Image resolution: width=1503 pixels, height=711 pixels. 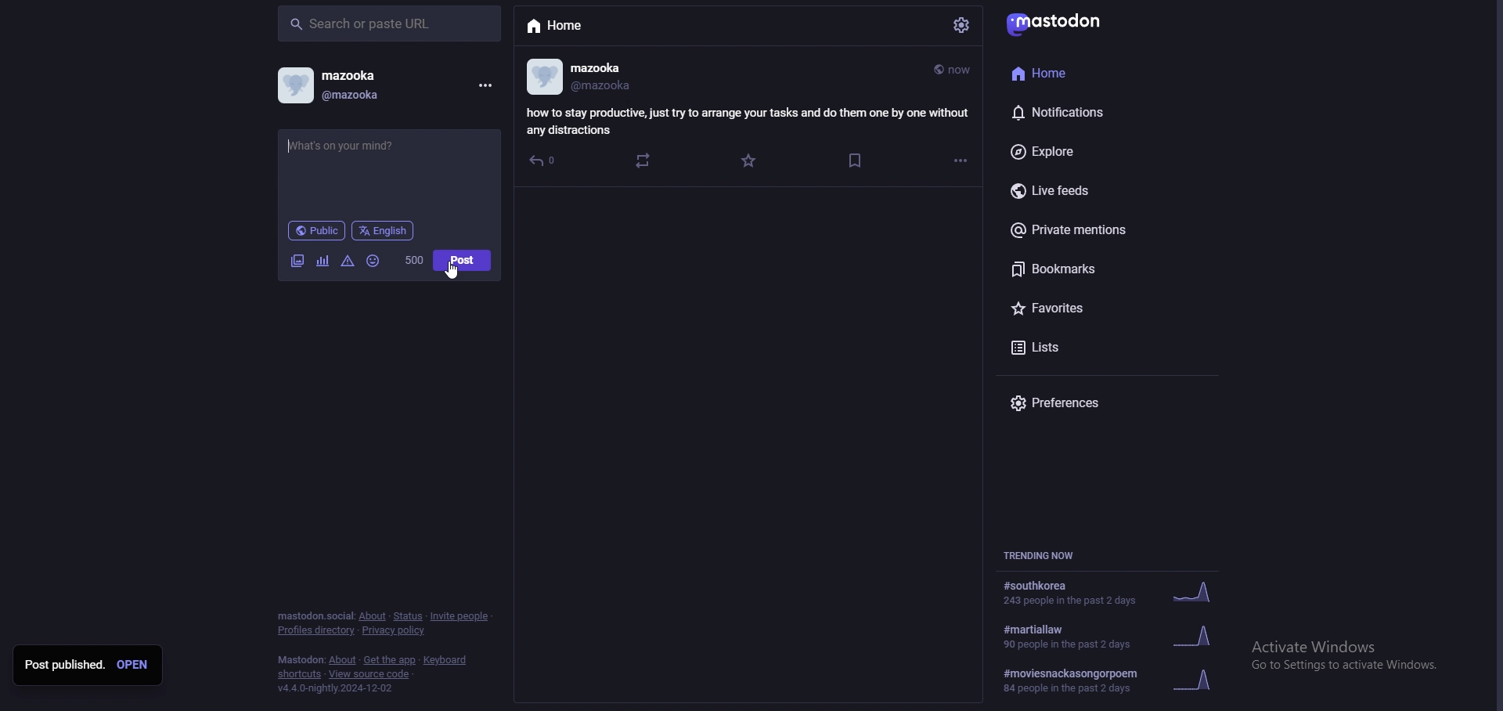 What do you see at coordinates (1092, 190) in the screenshot?
I see `live feeds` at bounding box center [1092, 190].